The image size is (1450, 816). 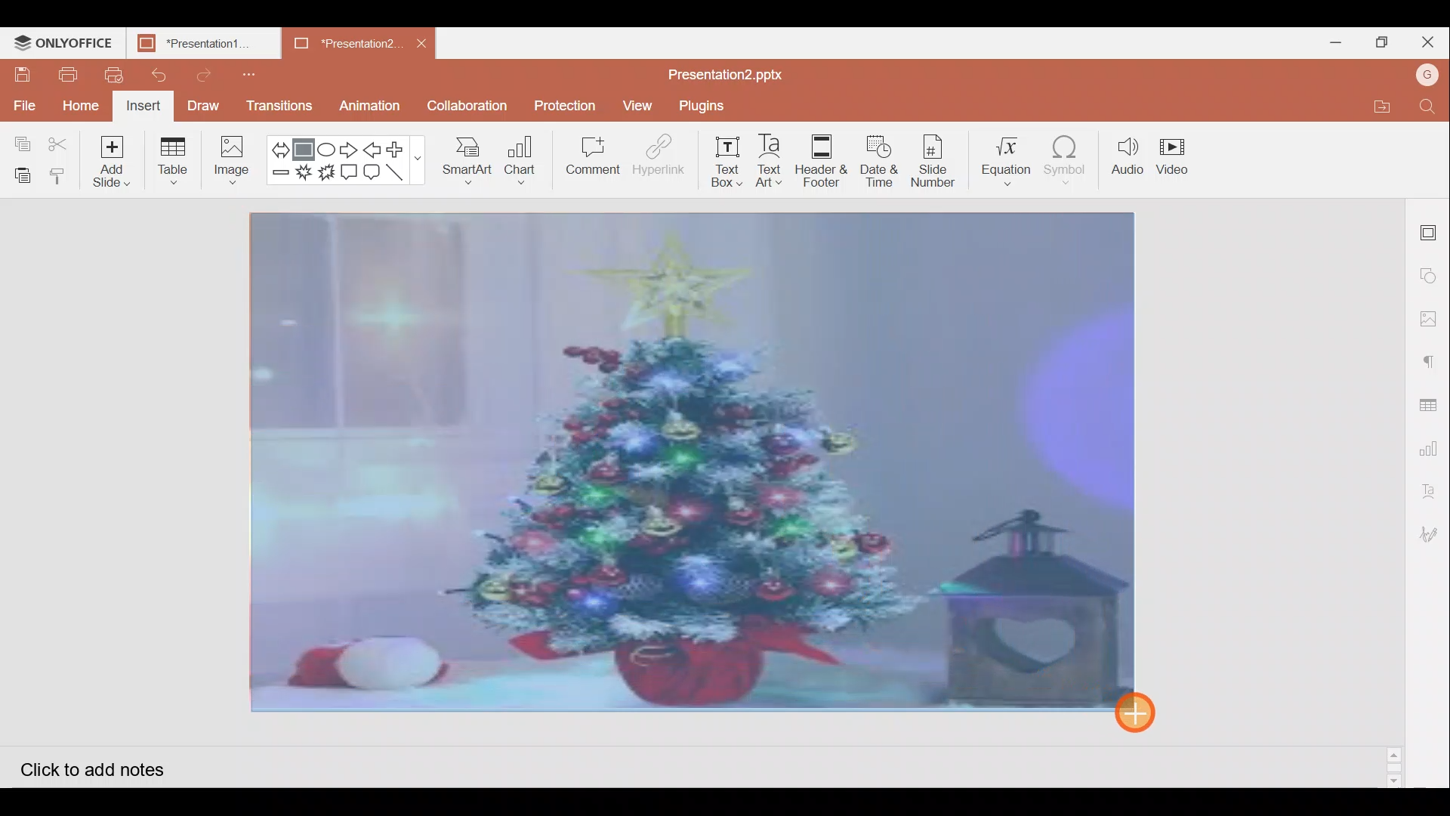 I want to click on Slide settings, so click(x=1431, y=228).